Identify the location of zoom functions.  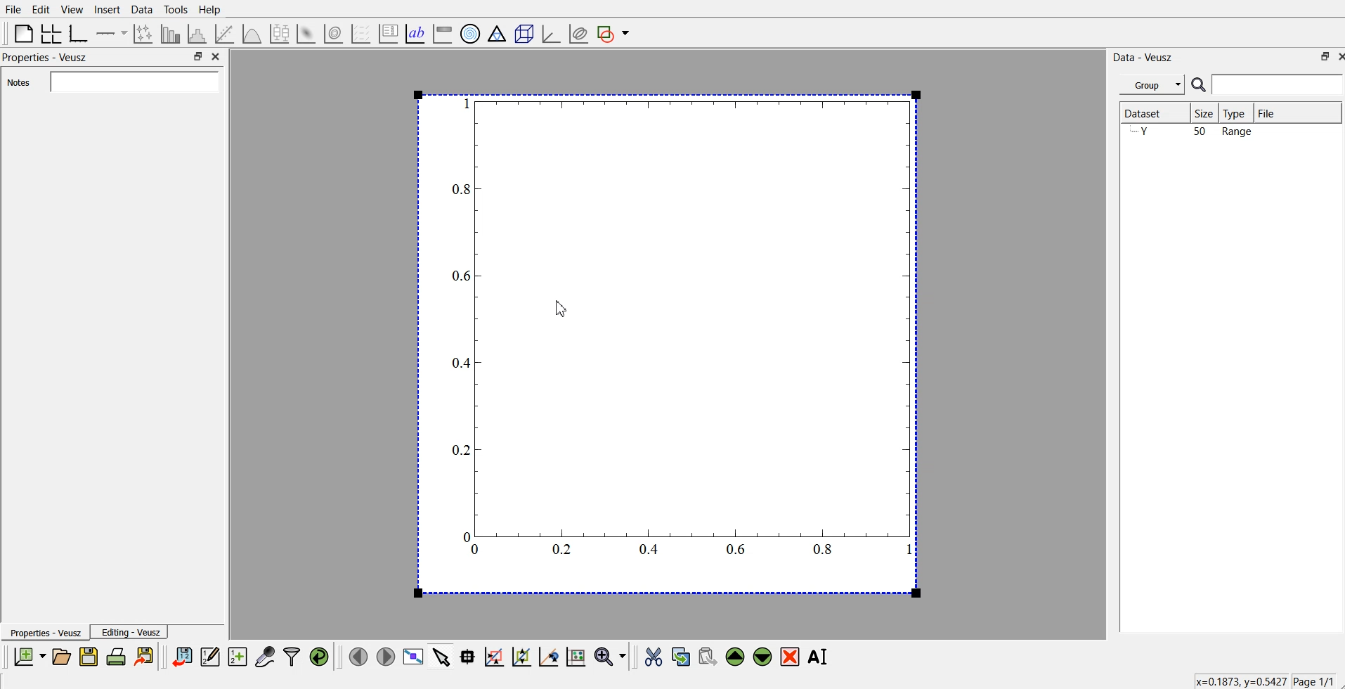
(611, 656).